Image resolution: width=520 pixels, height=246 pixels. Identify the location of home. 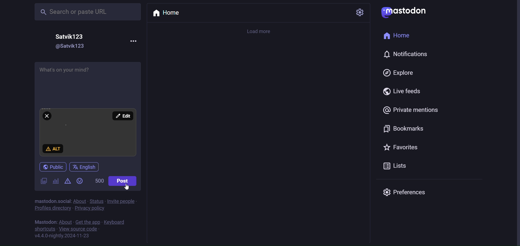
(399, 36).